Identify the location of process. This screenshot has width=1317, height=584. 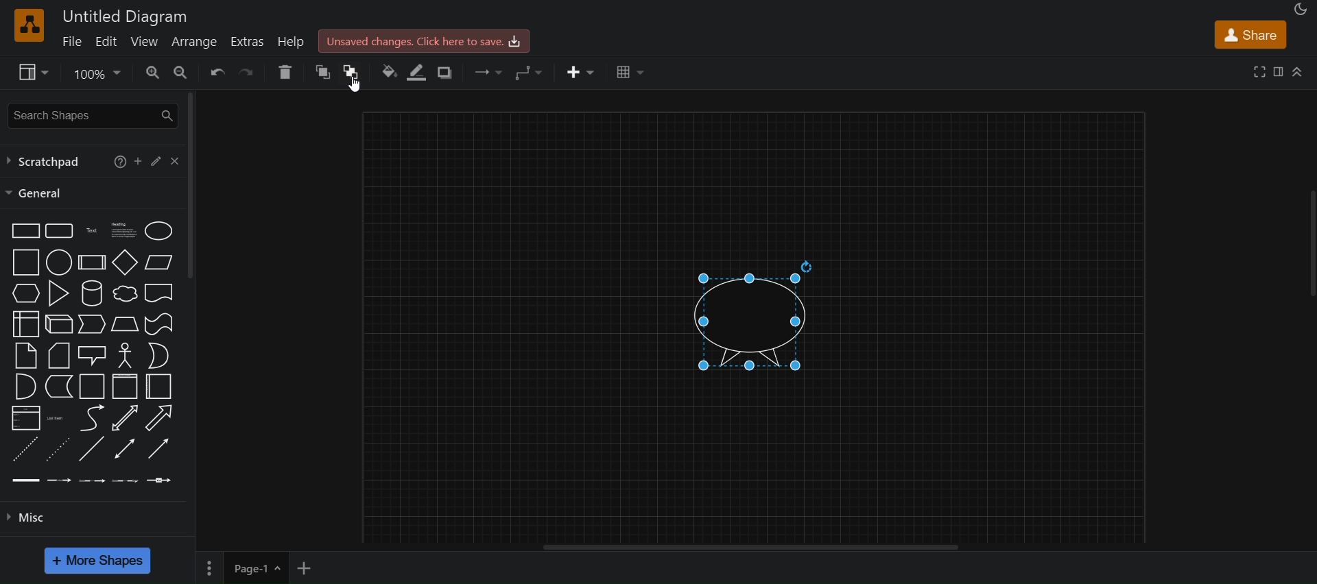
(92, 263).